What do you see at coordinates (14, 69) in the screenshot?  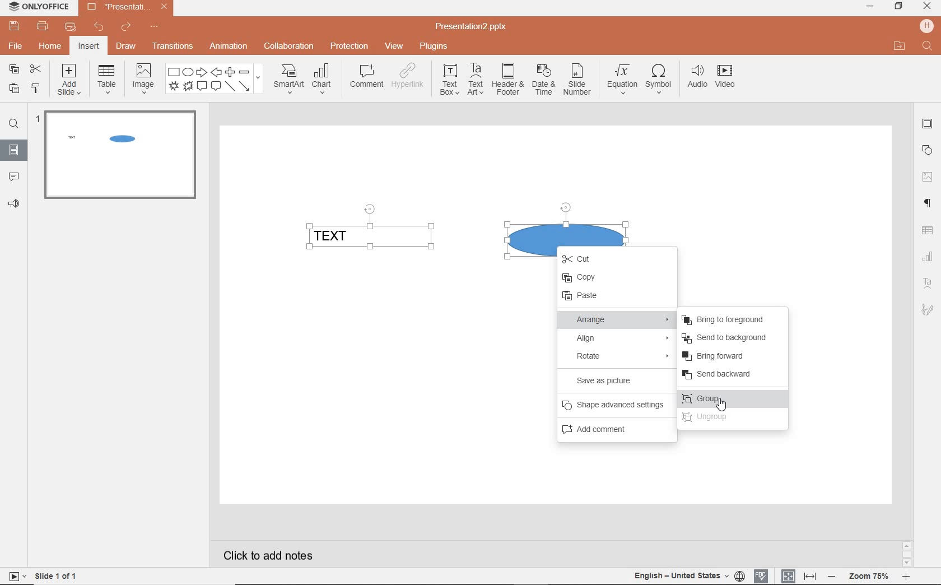 I see `copy` at bounding box center [14, 69].